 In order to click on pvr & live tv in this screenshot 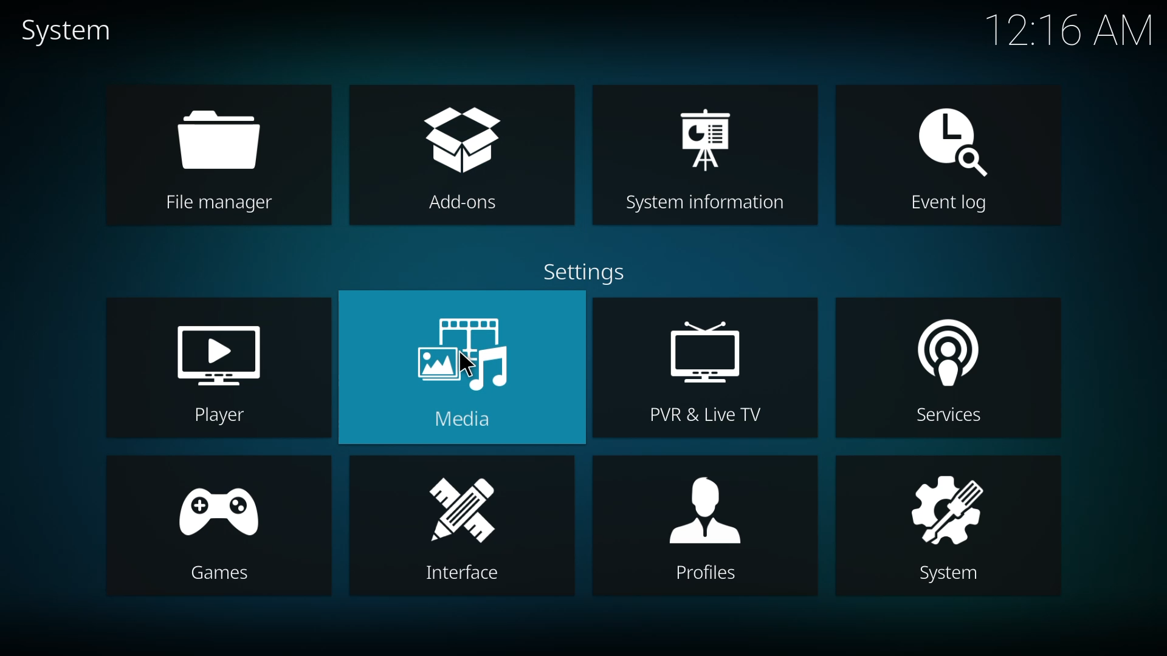, I will do `click(709, 352)`.